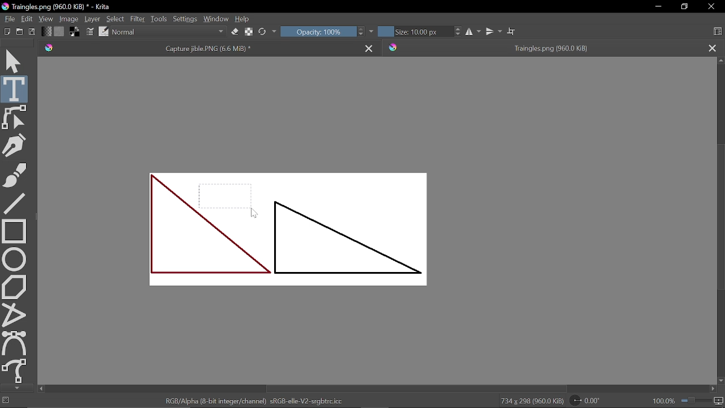  I want to click on Triangles.png (960.0 KiB), so click(66, 7).